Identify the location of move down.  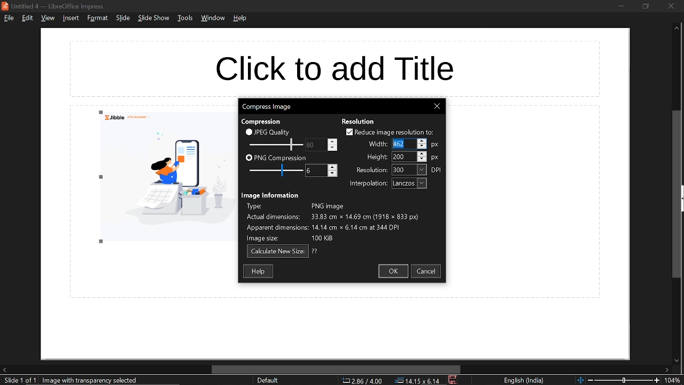
(675, 361).